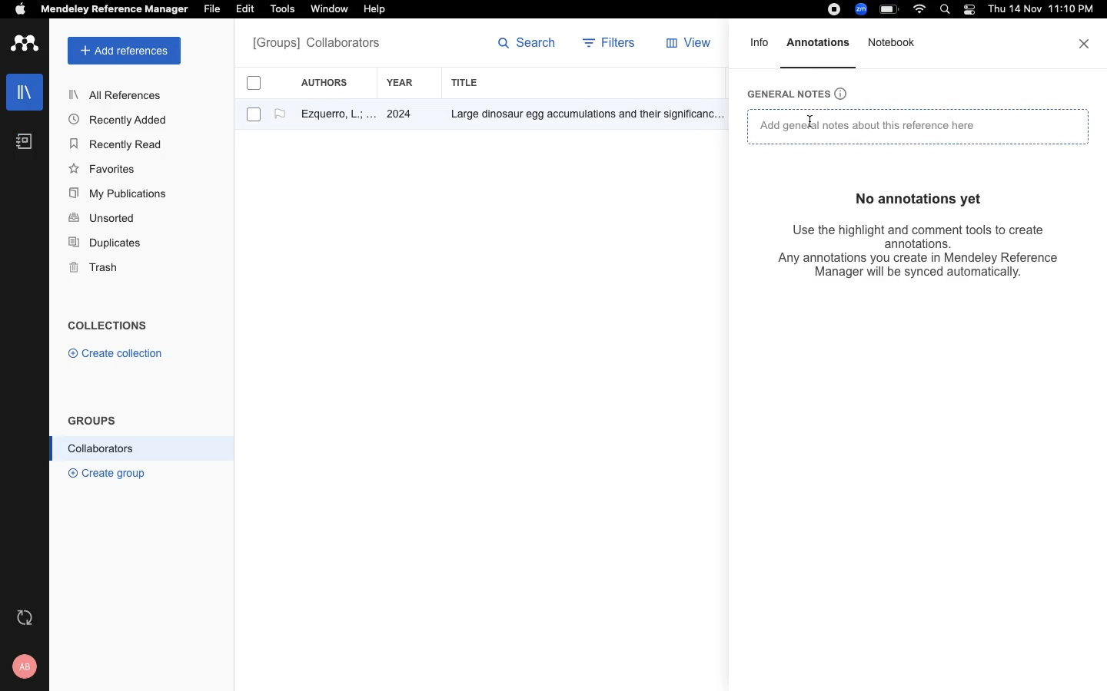 The height and width of the screenshot is (691, 1107). What do you see at coordinates (118, 94) in the screenshot?
I see `All References` at bounding box center [118, 94].